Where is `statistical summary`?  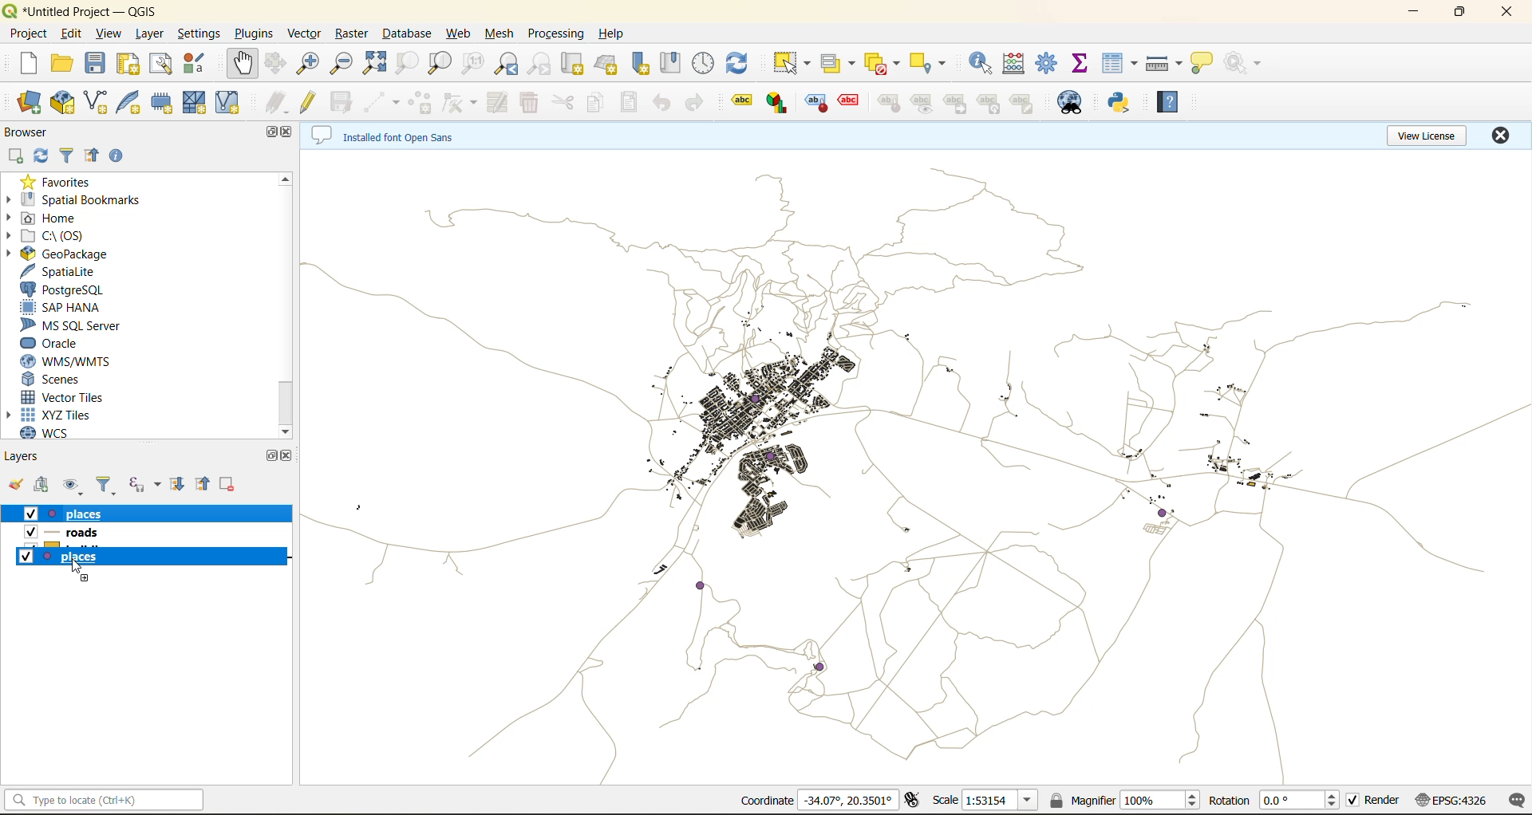
statistical summary is located at coordinates (1083, 65).